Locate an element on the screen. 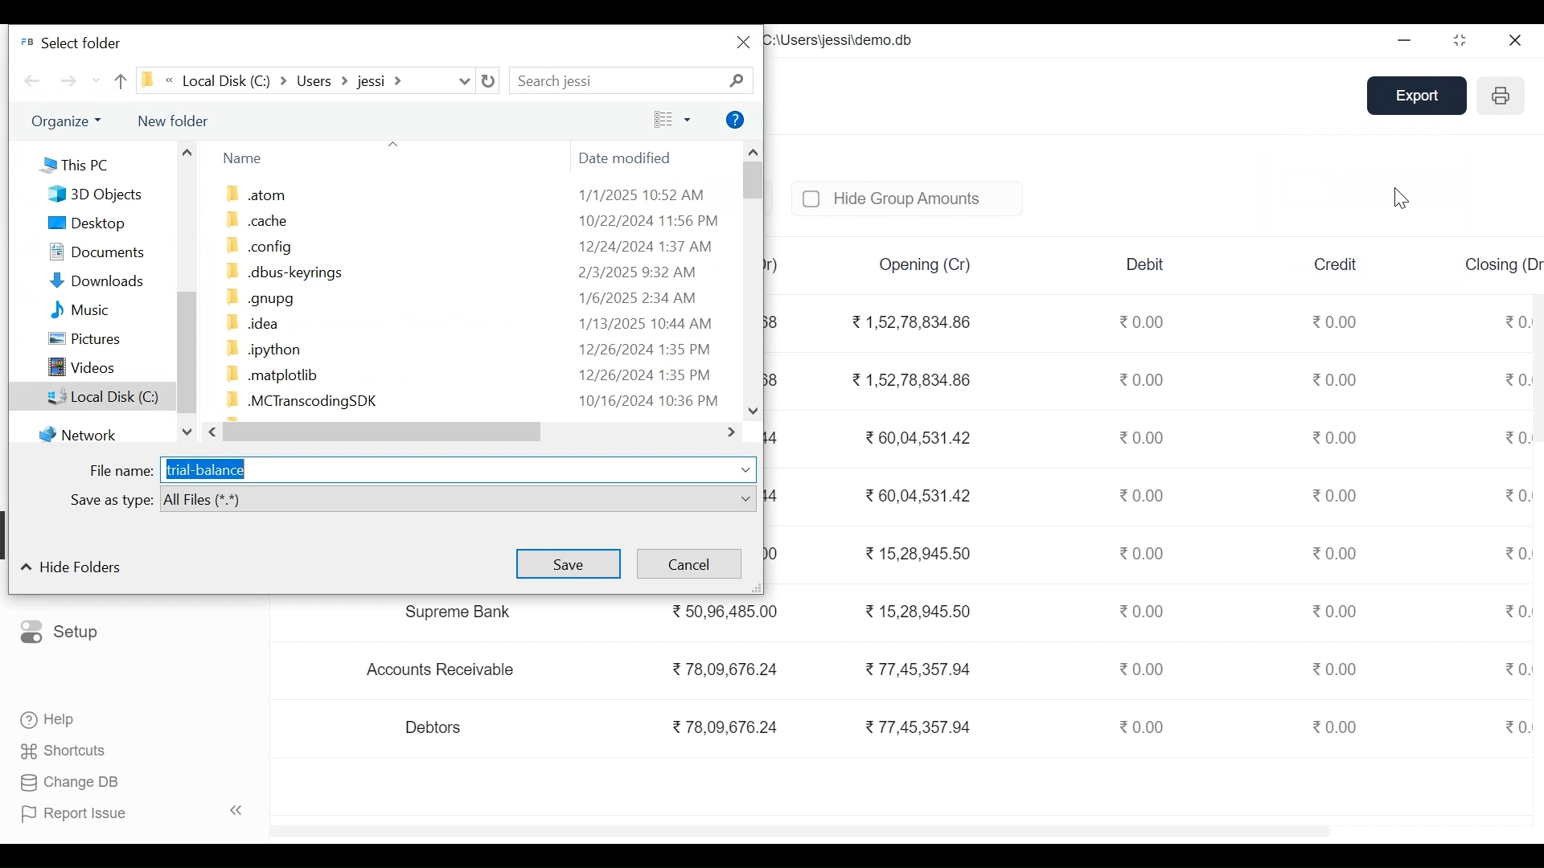 Image resolution: width=1544 pixels, height=868 pixels. Documents is located at coordinates (96, 252).